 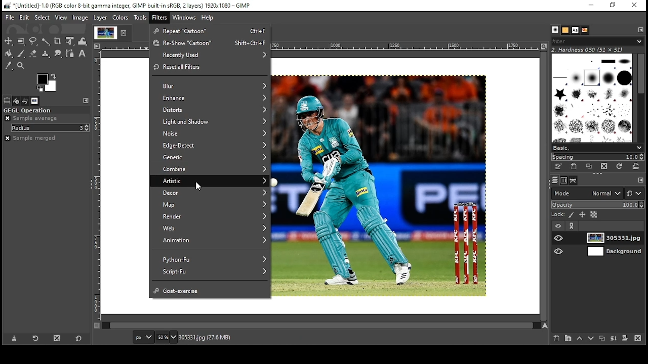 I want to click on reshow, so click(x=210, y=43).